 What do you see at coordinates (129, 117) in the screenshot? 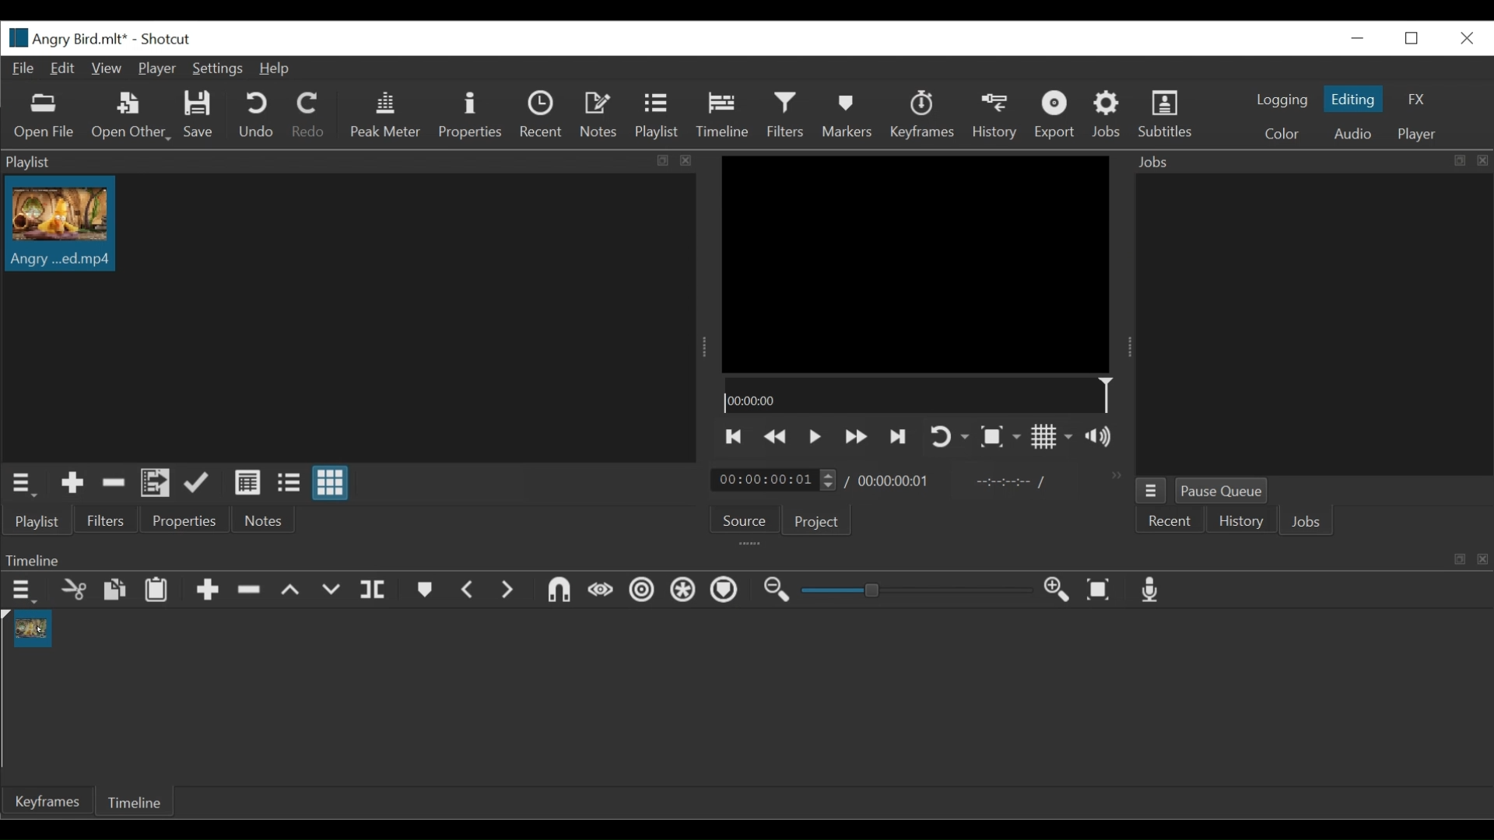
I see `Open Other` at bounding box center [129, 117].